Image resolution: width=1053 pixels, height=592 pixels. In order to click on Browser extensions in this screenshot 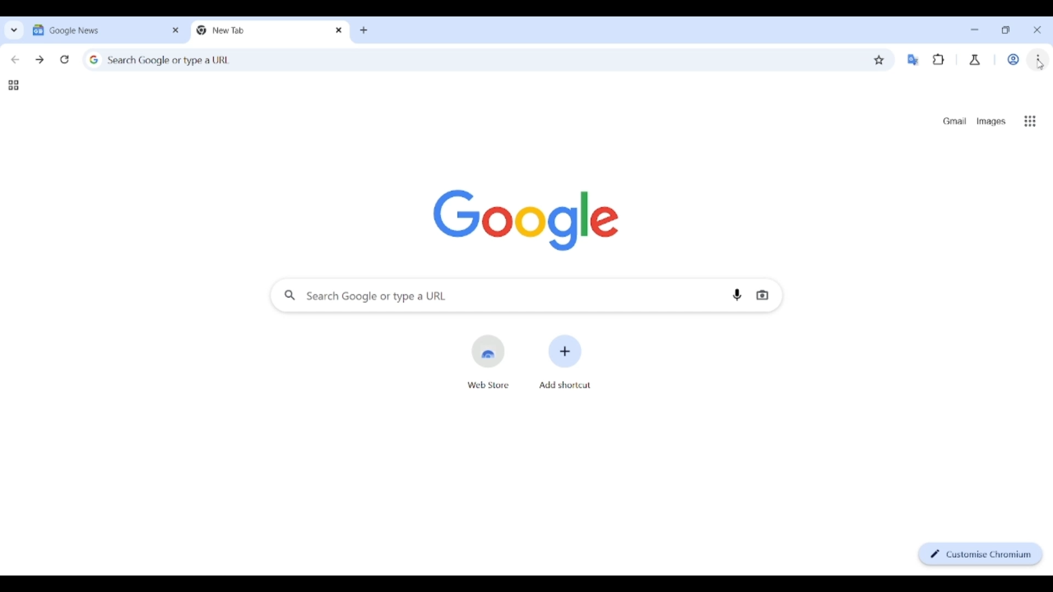, I will do `click(939, 59)`.